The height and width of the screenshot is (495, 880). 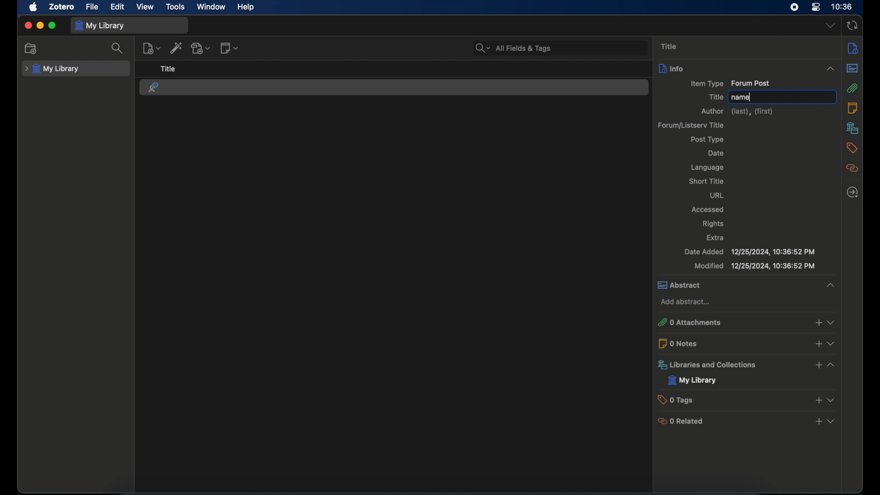 What do you see at coordinates (168, 68) in the screenshot?
I see `title` at bounding box center [168, 68].